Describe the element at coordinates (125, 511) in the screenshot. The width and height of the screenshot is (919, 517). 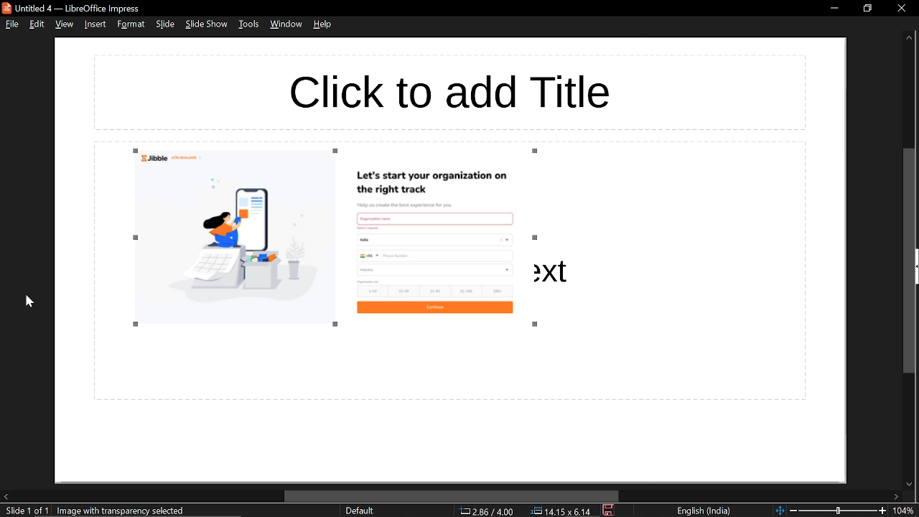
I see `image with transparency selected` at that location.